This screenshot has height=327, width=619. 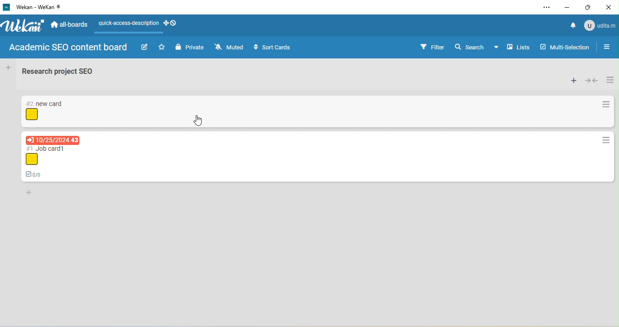 I want to click on list actions, so click(x=610, y=79).